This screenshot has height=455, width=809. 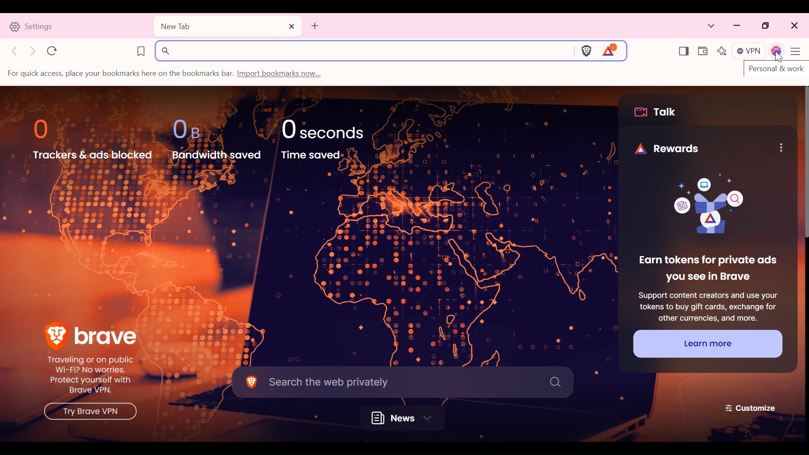 I want to click on Wallet, so click(x=702, y=52).